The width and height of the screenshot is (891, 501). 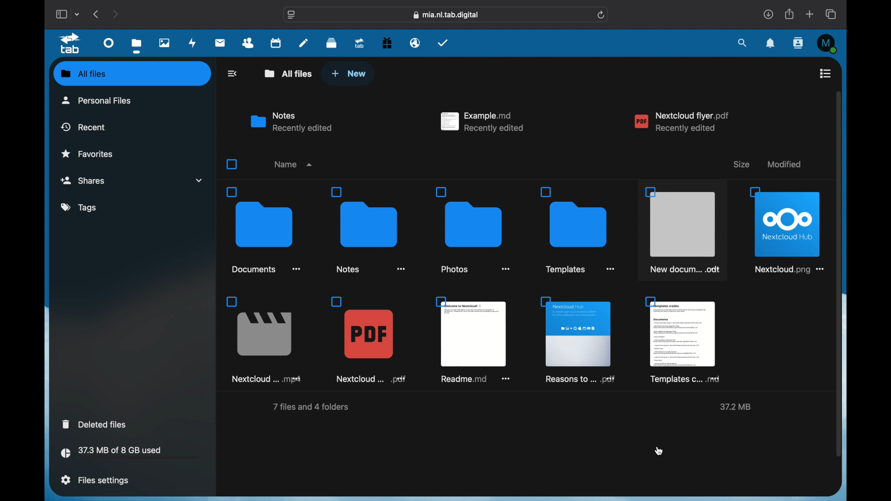 What do you see at coordinates (810, 14) in the screenshot?
I see `new tab` at bounding box center [810, 14].